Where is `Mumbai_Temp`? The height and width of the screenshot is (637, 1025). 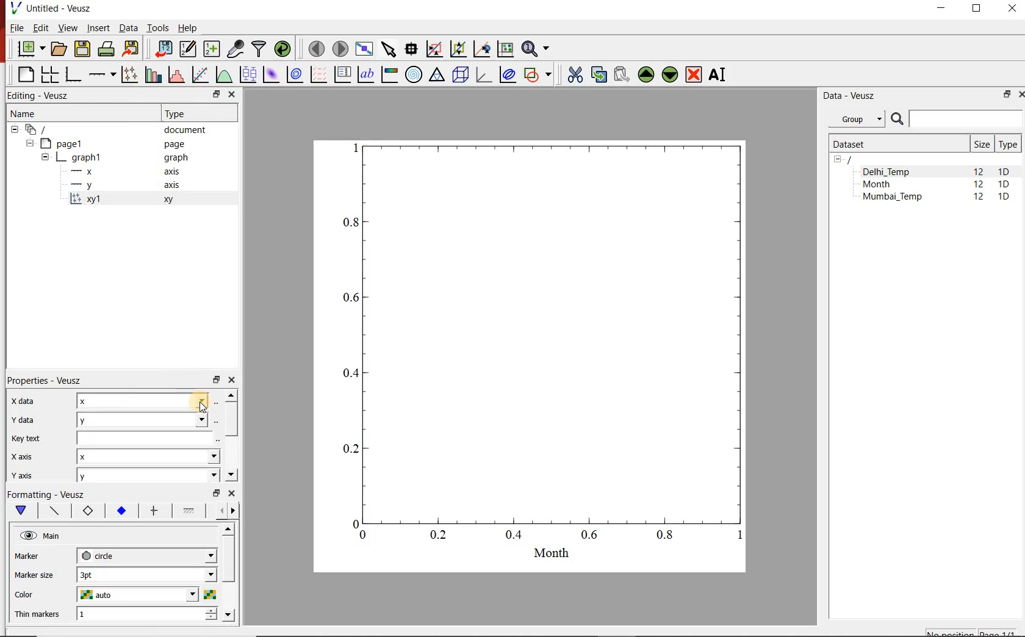
Mumbai_Temp is located at coordinates (892, 198).